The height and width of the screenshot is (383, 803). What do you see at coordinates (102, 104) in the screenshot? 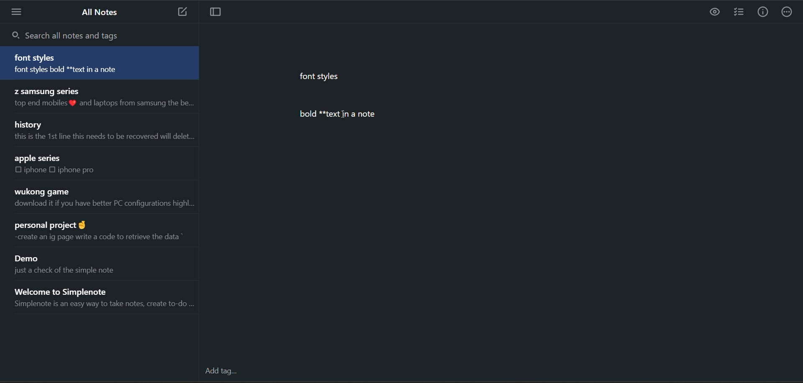
I see `top end mobiles % and laptops from samsung the be...` at bounding box center [102, 104].